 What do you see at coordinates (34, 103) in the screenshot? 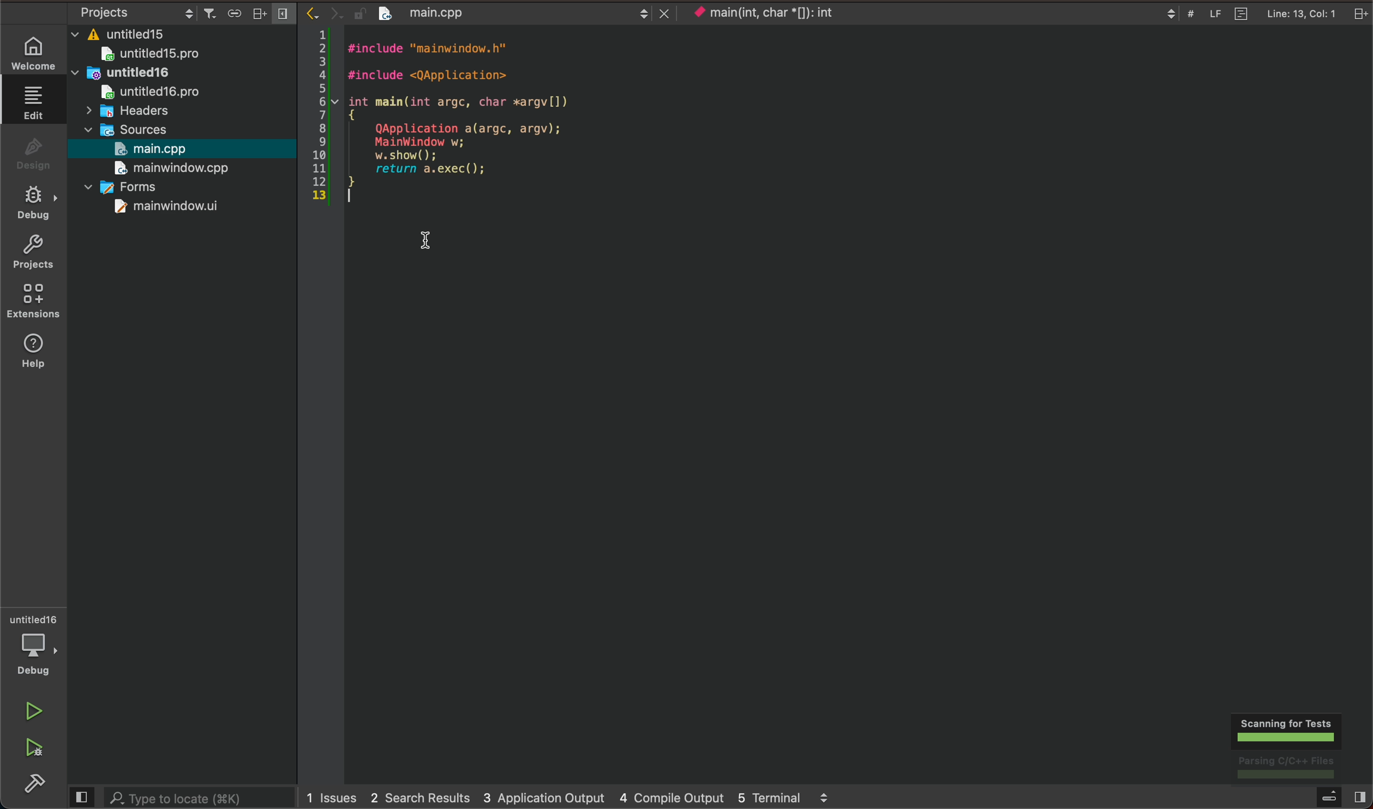
I see `edit file` at bounding box center [34, 103].